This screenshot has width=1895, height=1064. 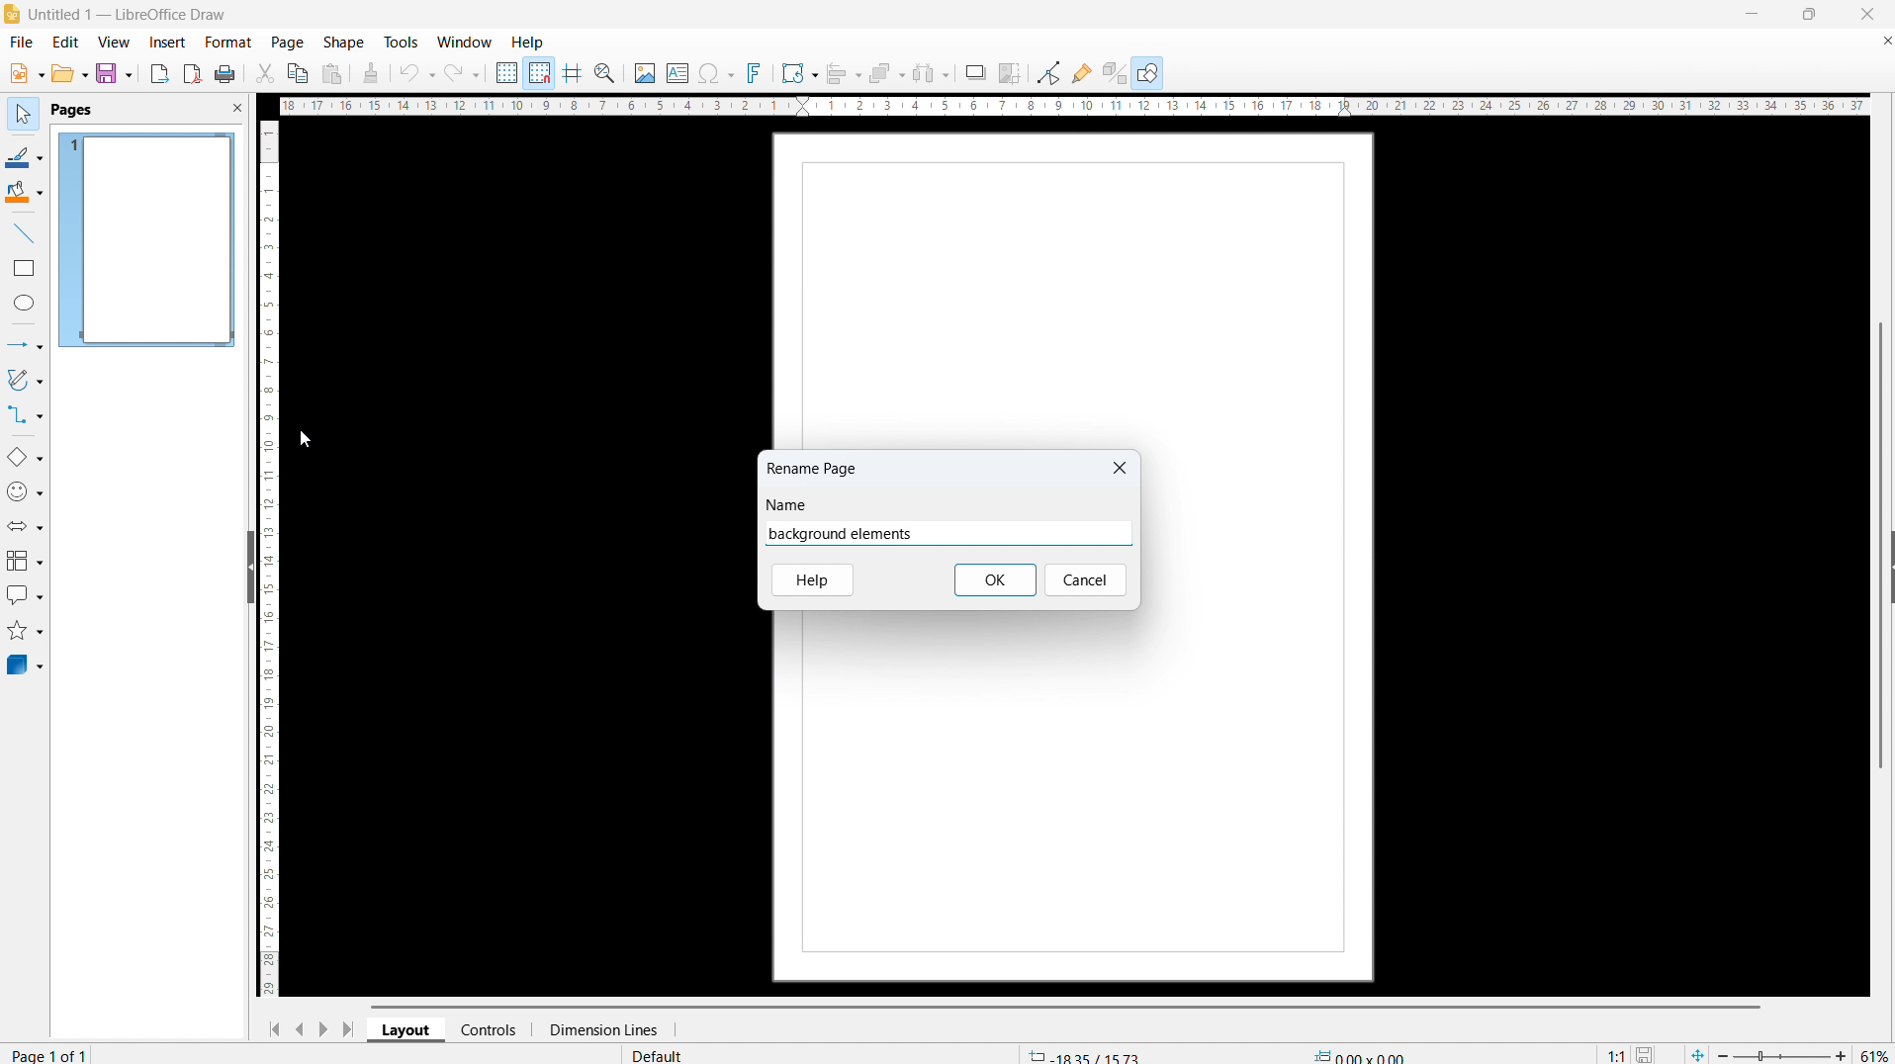 I want to click on layout, so click(x=406, y=1030).